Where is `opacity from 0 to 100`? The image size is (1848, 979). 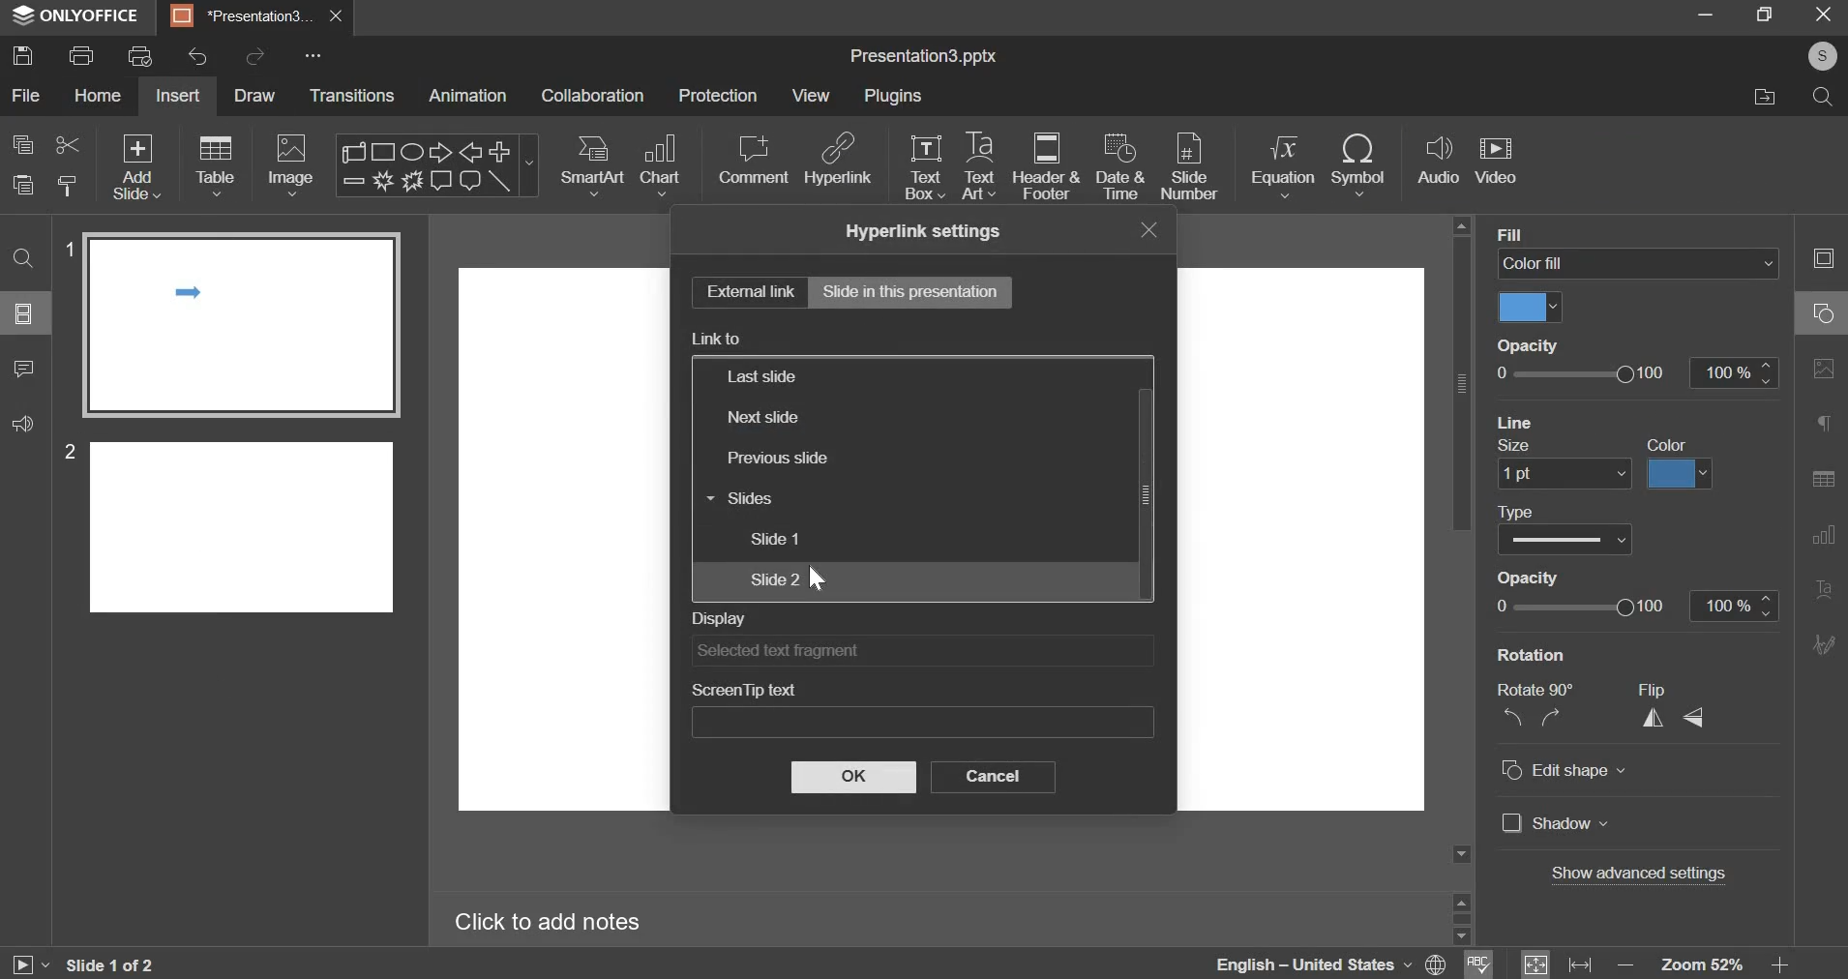
opacity from 0 to 100 is located at coordinates (1580, 606).